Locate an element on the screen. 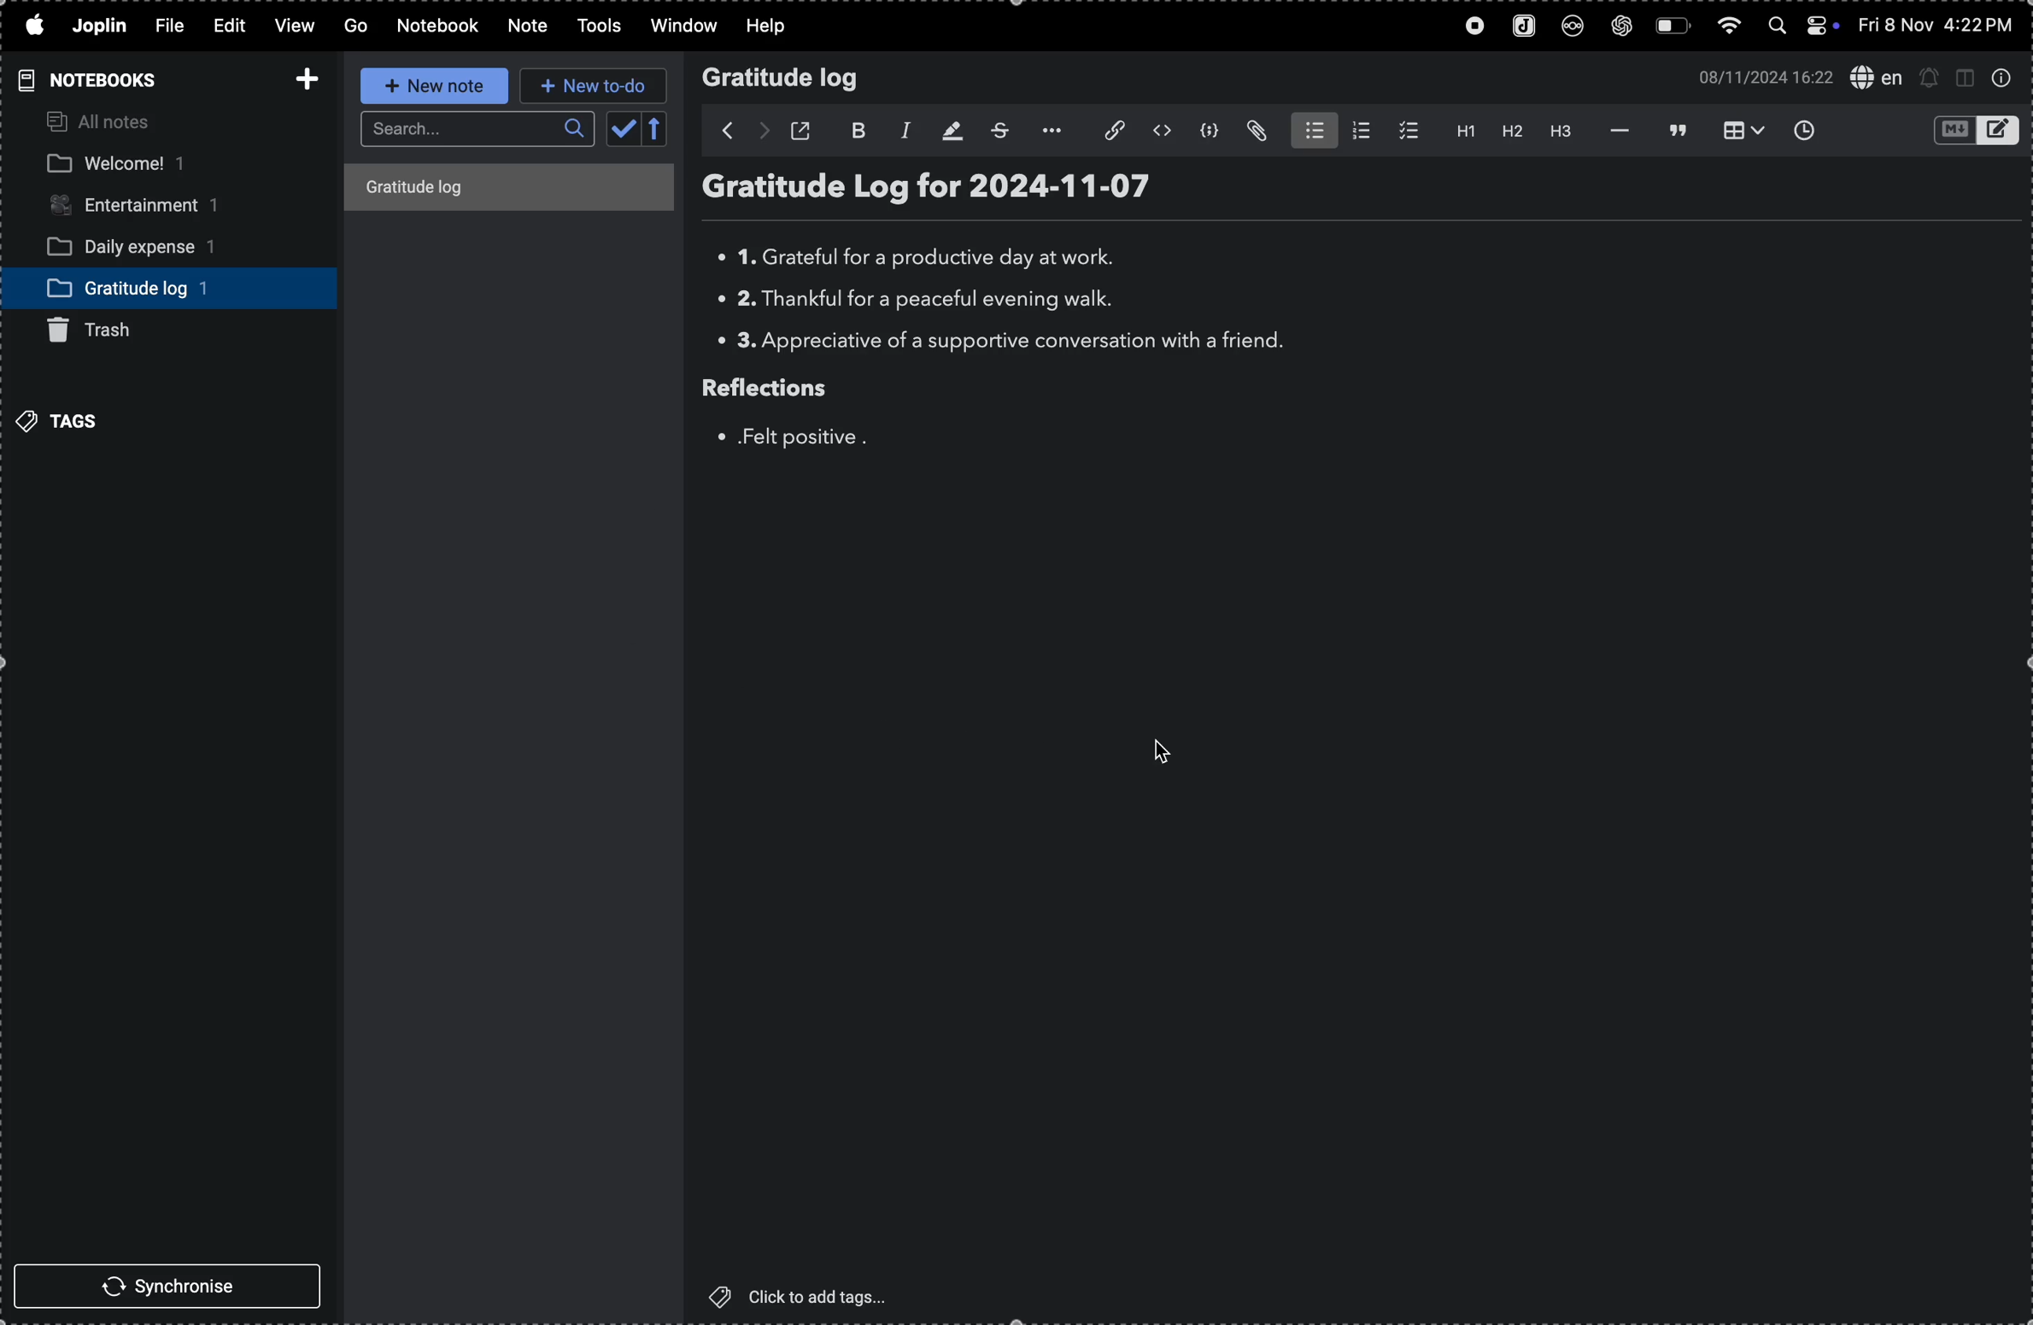 Image resolution: width=2033 pixels, height=1325 pixels. table view is located at coordinates (1738, 129).